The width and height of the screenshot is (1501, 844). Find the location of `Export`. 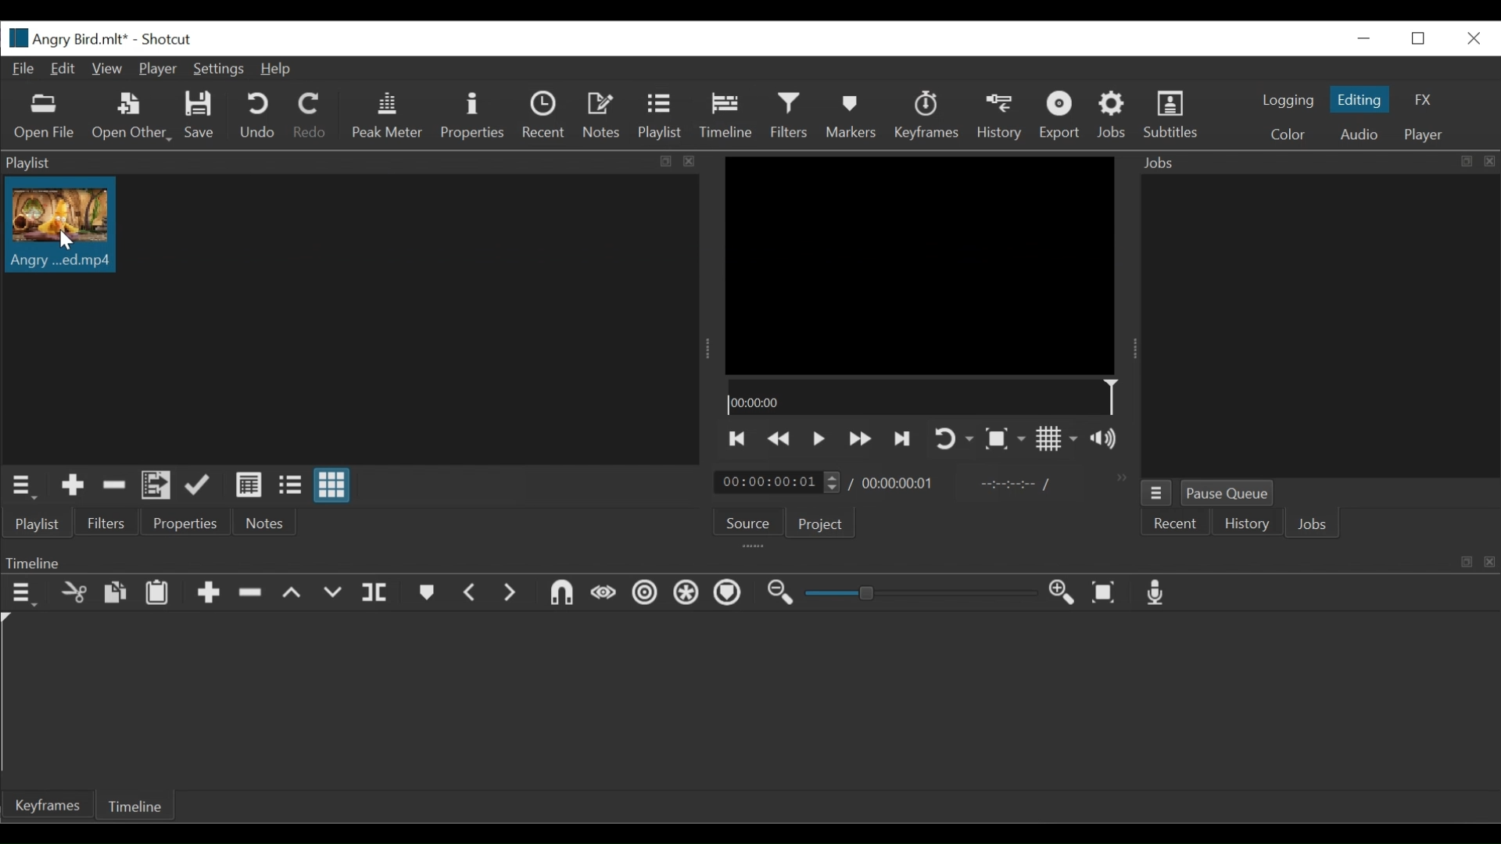

Export is located at coordinates (1059, 117).